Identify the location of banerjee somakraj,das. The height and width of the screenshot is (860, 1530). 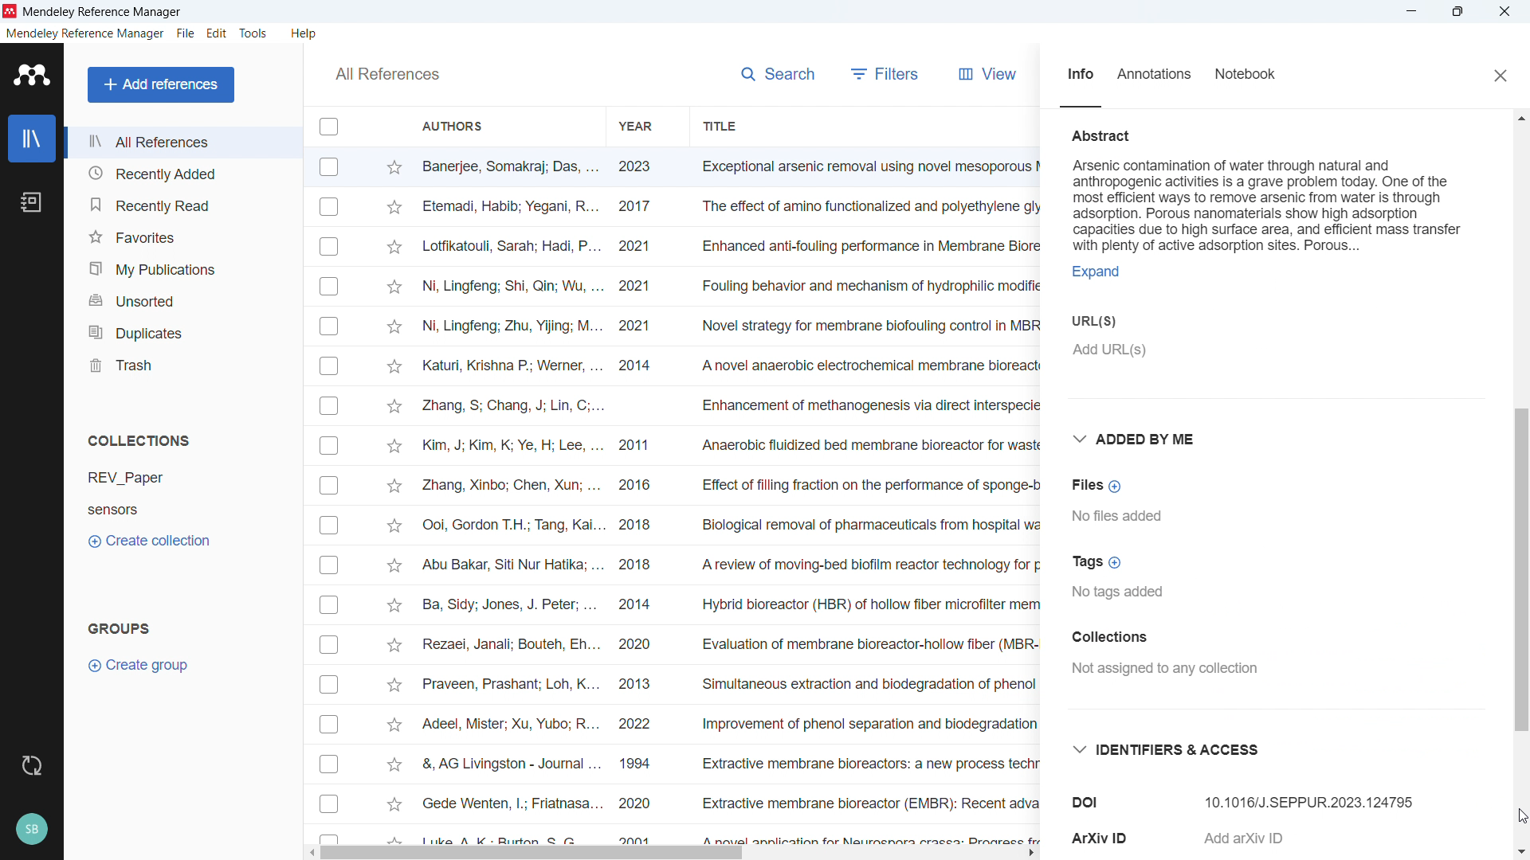
(510, 166).